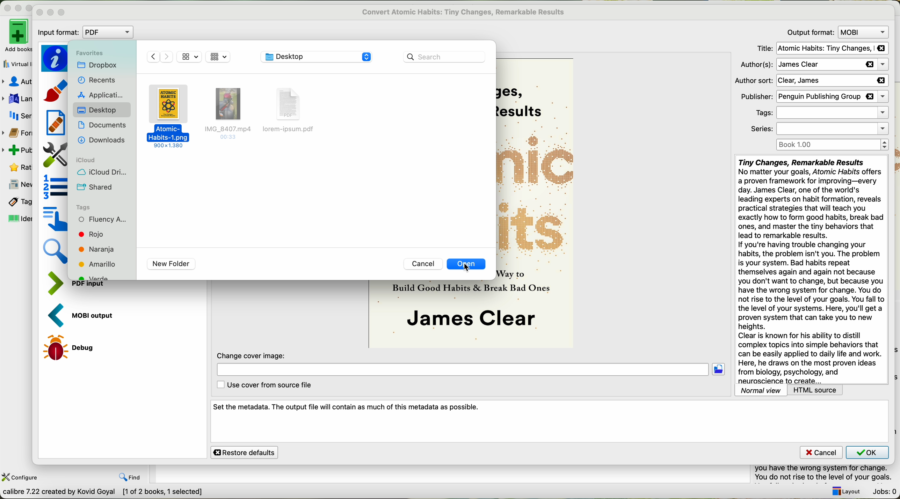 This screenshot has height=499, width=900. I want to click on favorites, so click(89, 53).